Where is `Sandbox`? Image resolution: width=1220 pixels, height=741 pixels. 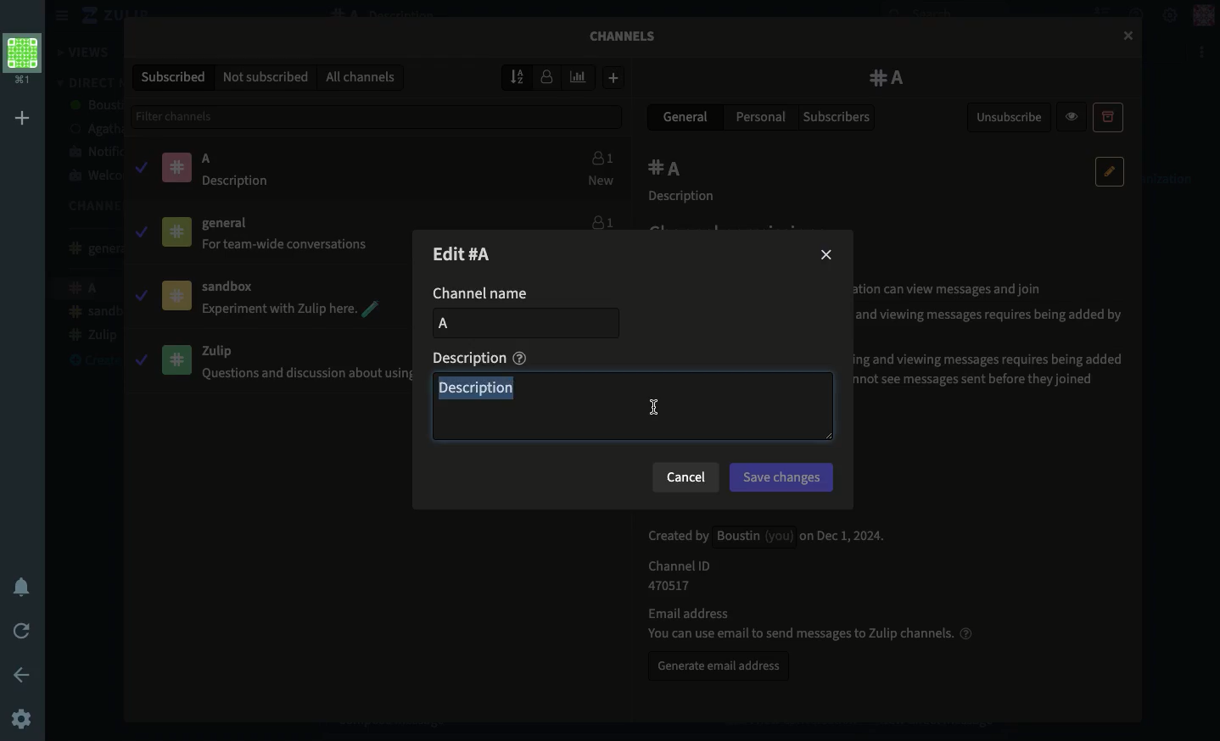 Sandbox is located at coordinates (93, 313).